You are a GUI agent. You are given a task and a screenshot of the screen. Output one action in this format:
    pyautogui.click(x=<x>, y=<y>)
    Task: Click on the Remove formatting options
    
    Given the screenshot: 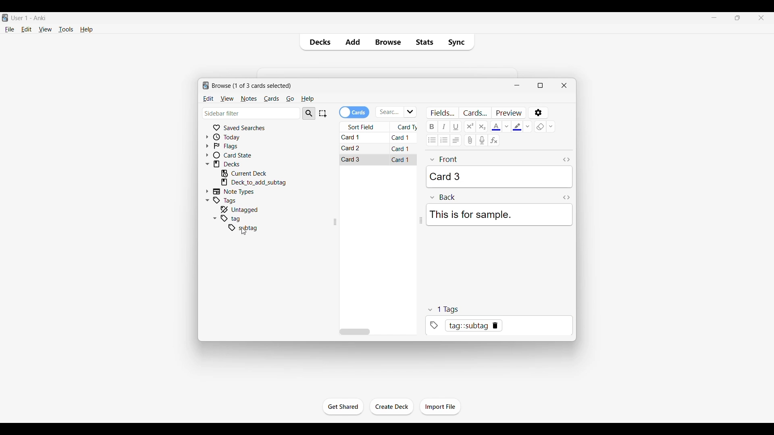 What is the action you would take?
    pyautogui.click(x=551, y=126)
    